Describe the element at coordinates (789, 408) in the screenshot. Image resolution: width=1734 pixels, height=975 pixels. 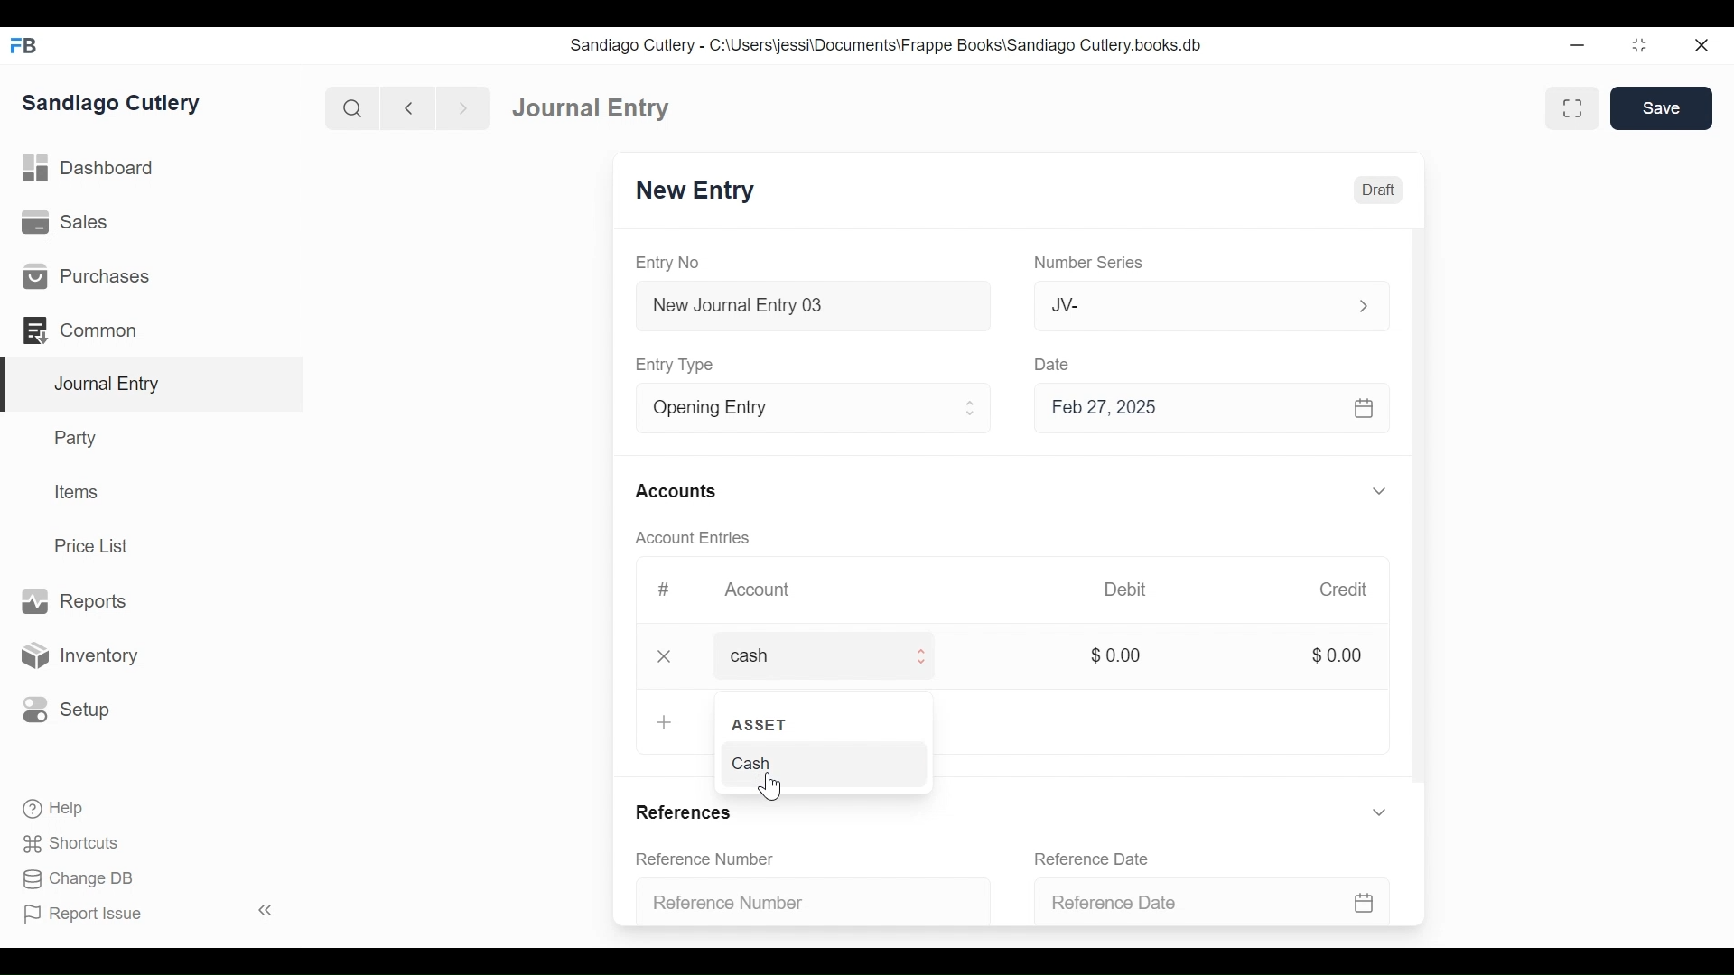
I see `Entry Type` at that location.